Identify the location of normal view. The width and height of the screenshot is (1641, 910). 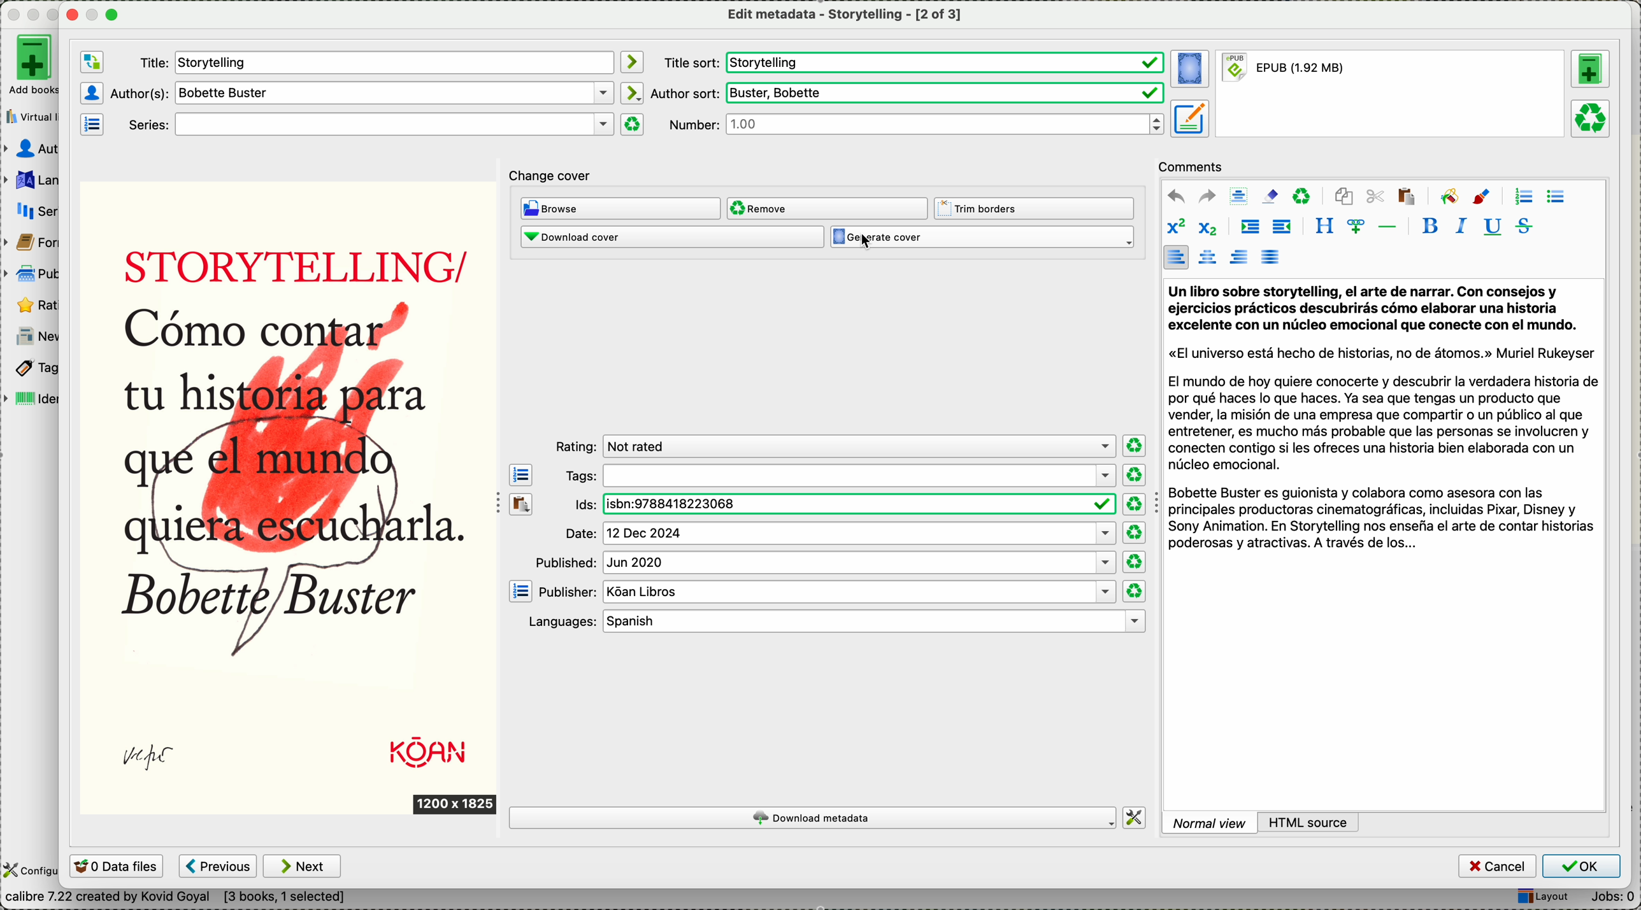
(1211, 822).